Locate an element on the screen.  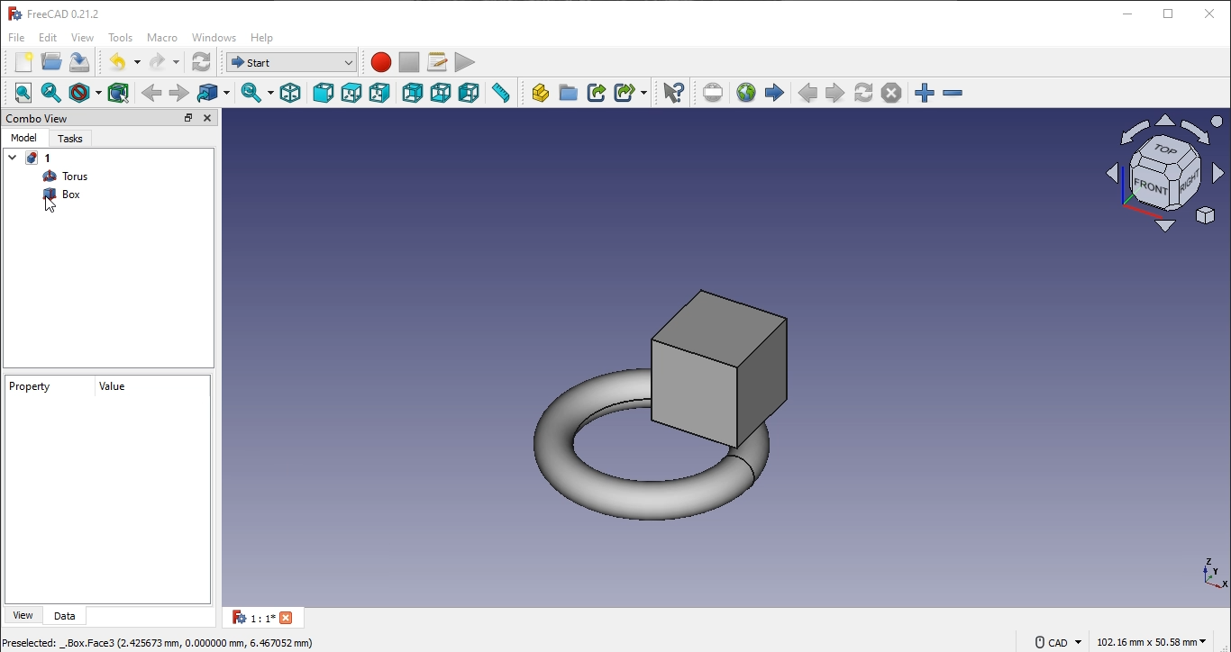
torus is located at coordinates (68, 177).